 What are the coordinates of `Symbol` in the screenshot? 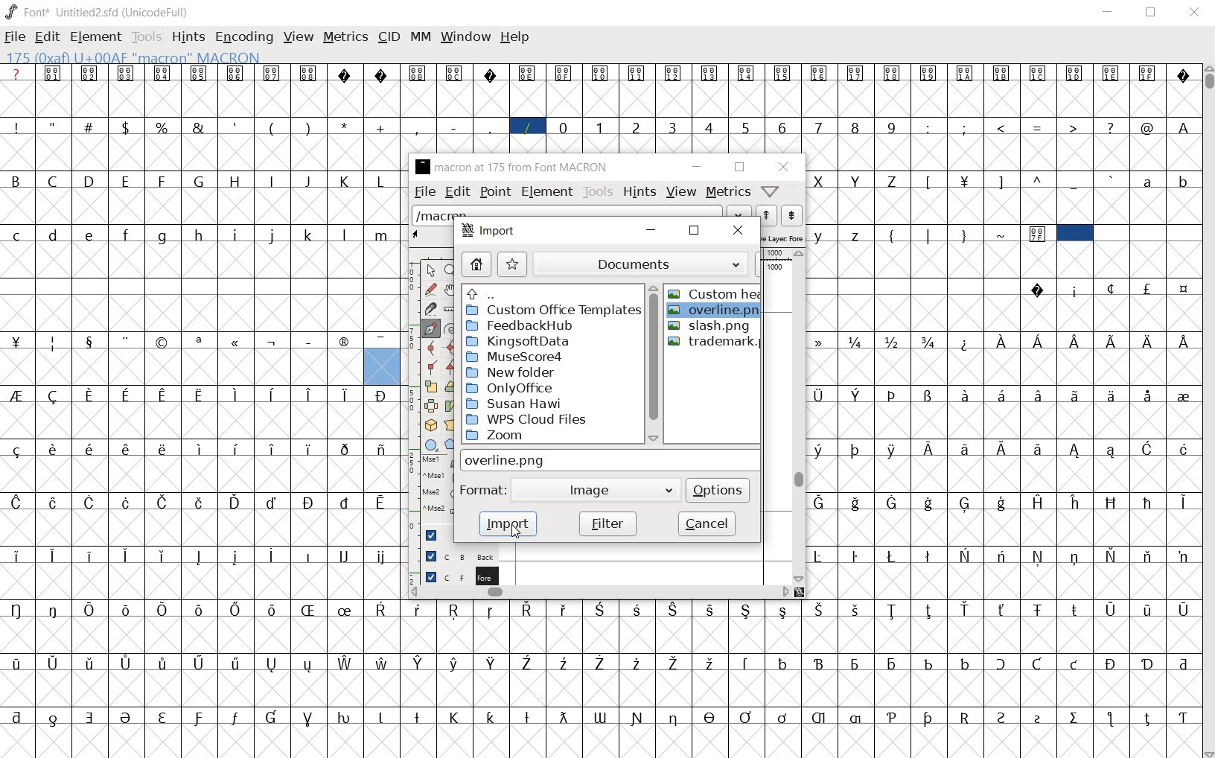 It's located at (55, 343).